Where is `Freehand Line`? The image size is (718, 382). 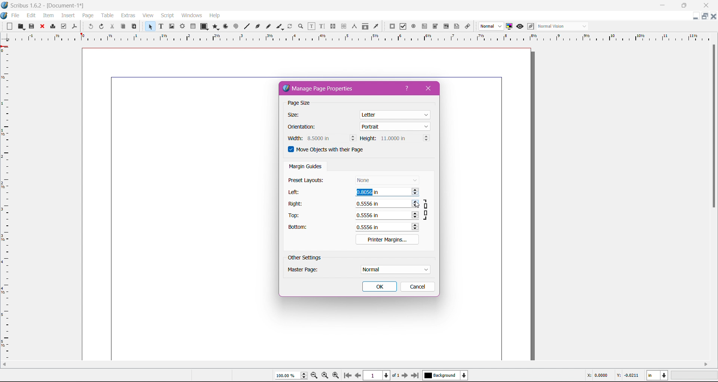
Freehand Line is located at coordinates (268, 26).